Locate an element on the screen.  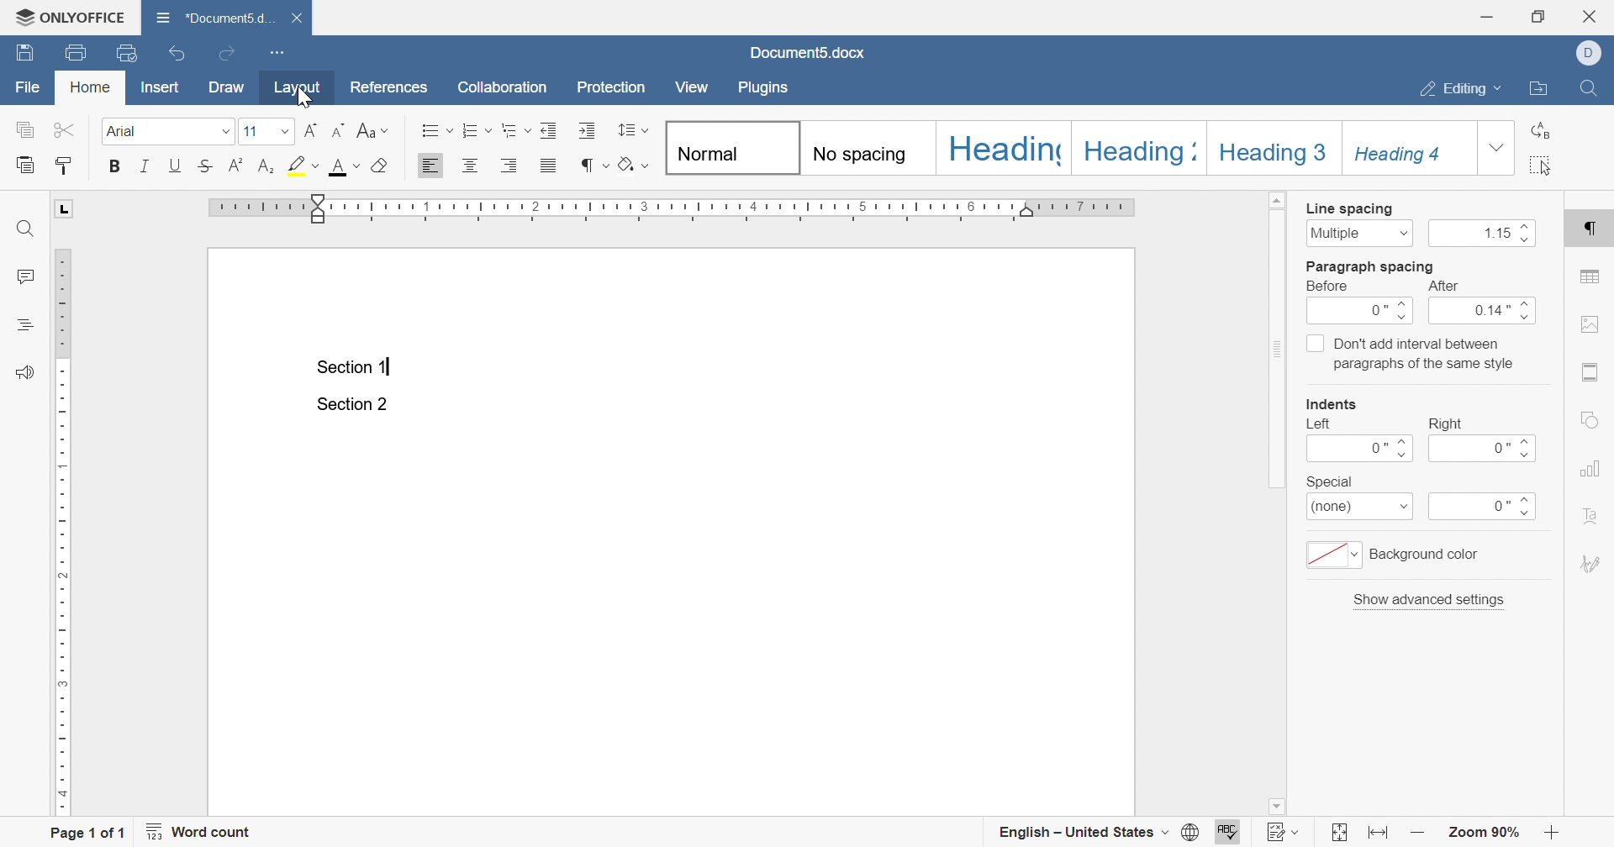
background color is located at coordinates (1397, 555).